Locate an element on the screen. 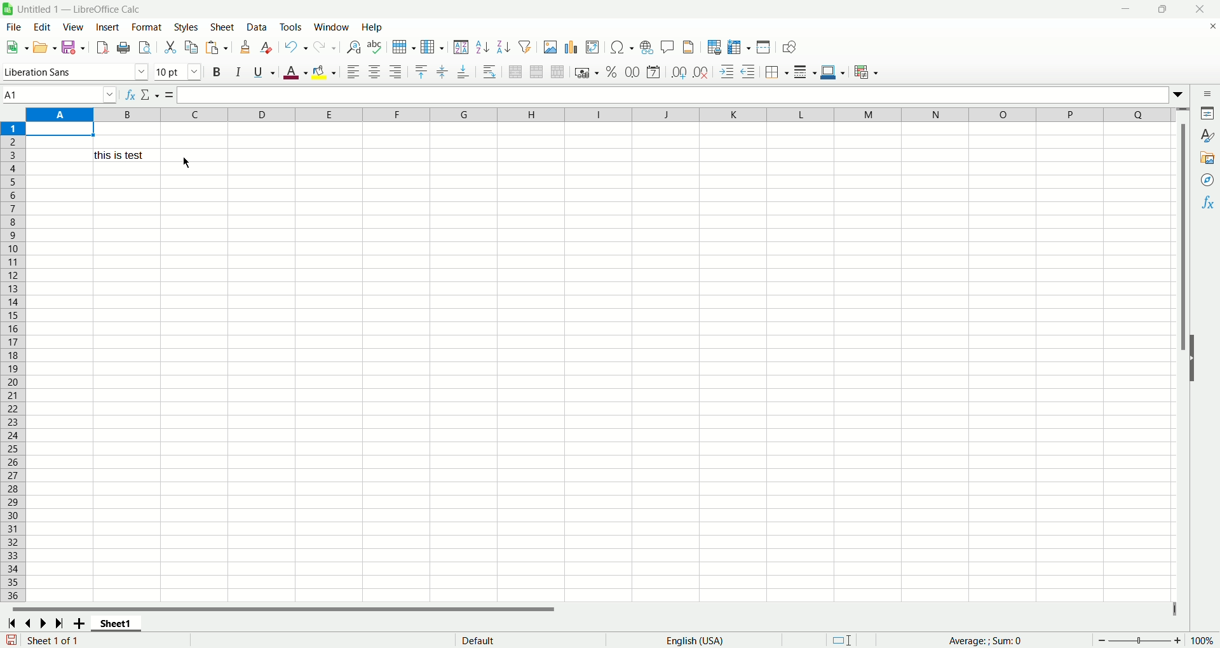  vertical scroll bar is located at coordinates (1184, 217).